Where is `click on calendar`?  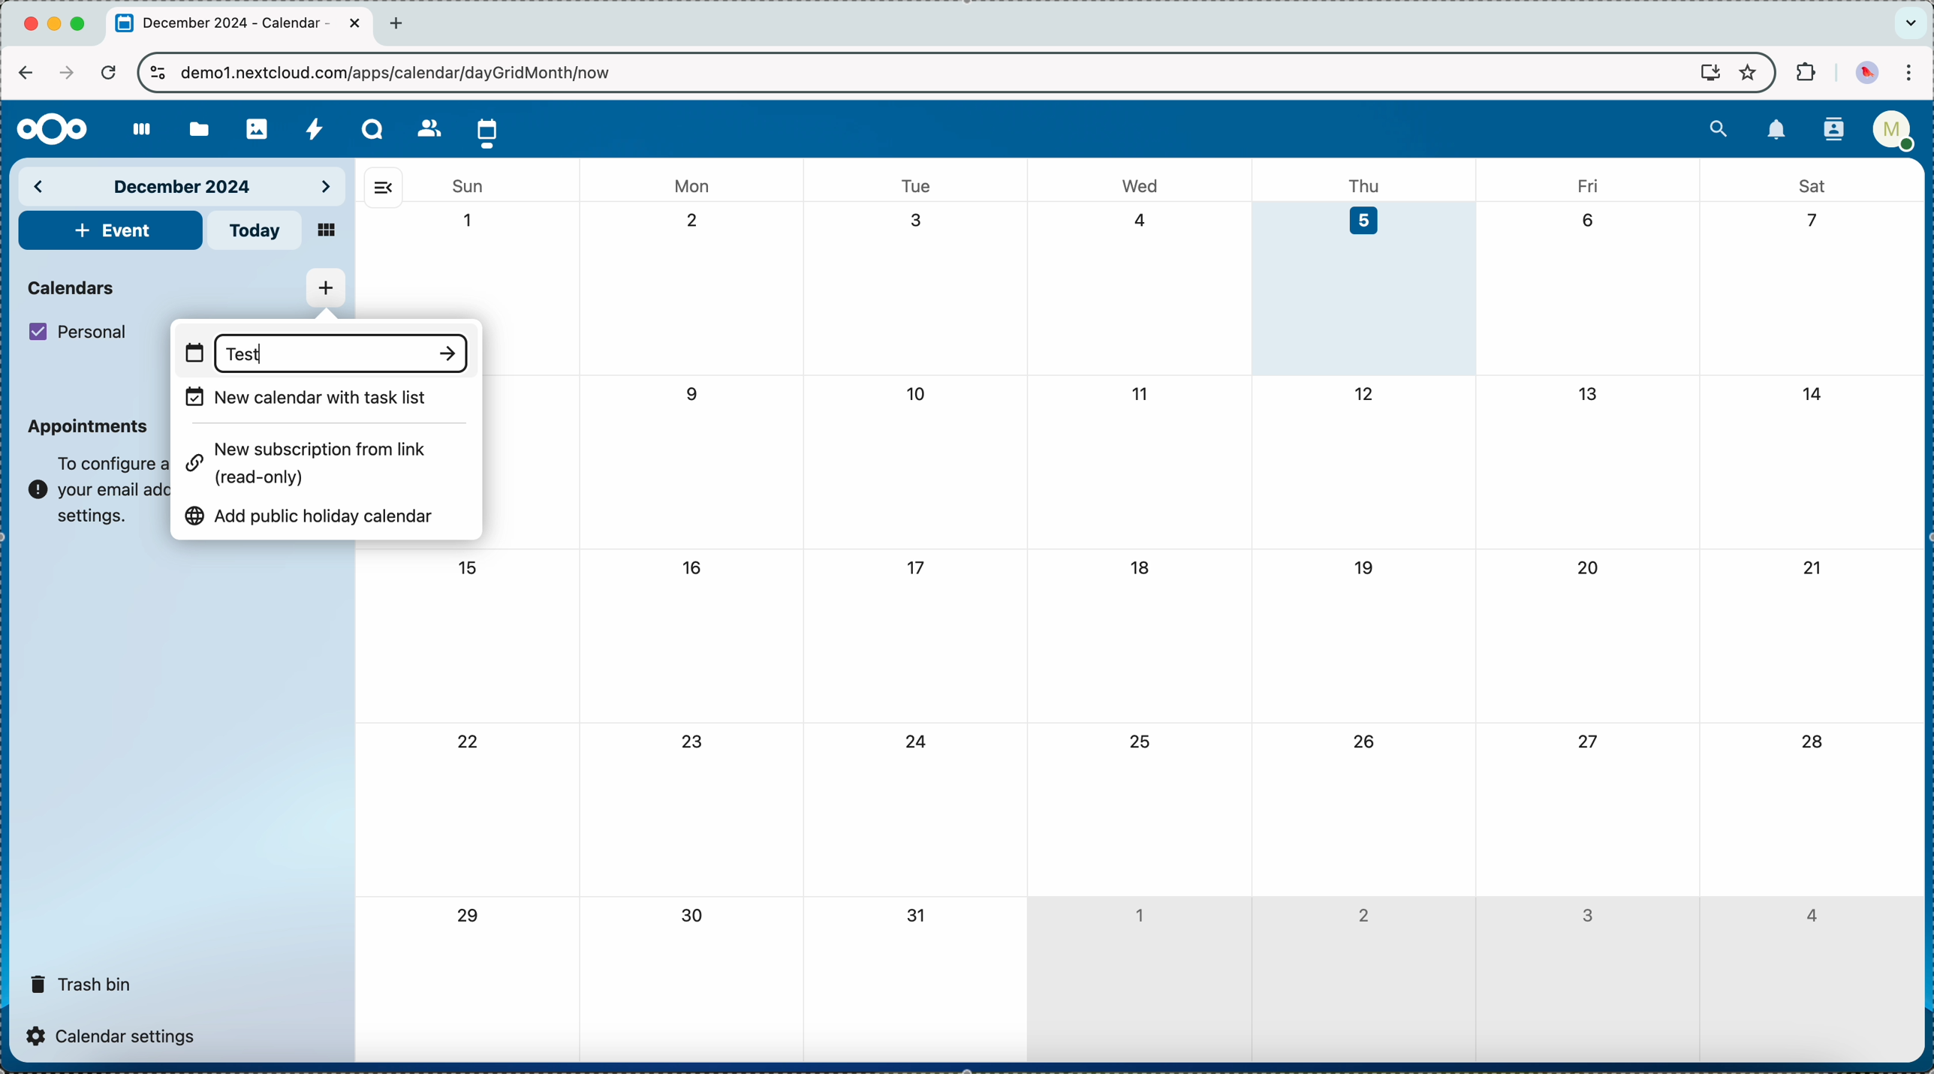
click on calendar is located at coordinates (488, 131).